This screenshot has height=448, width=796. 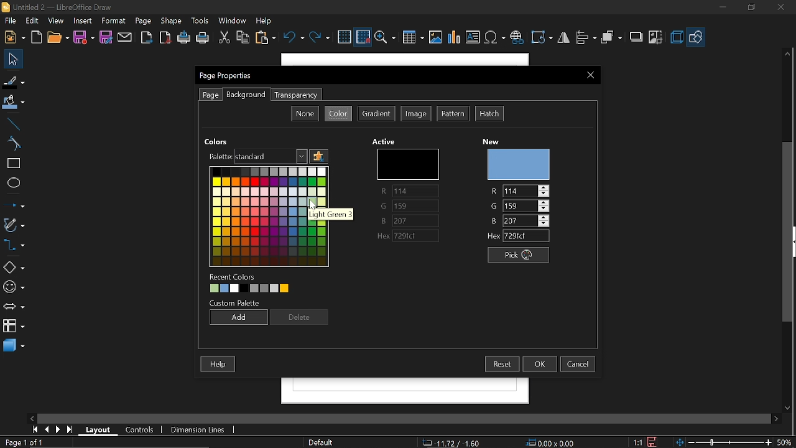 I want to click on Line, so click(x=12, y=124).